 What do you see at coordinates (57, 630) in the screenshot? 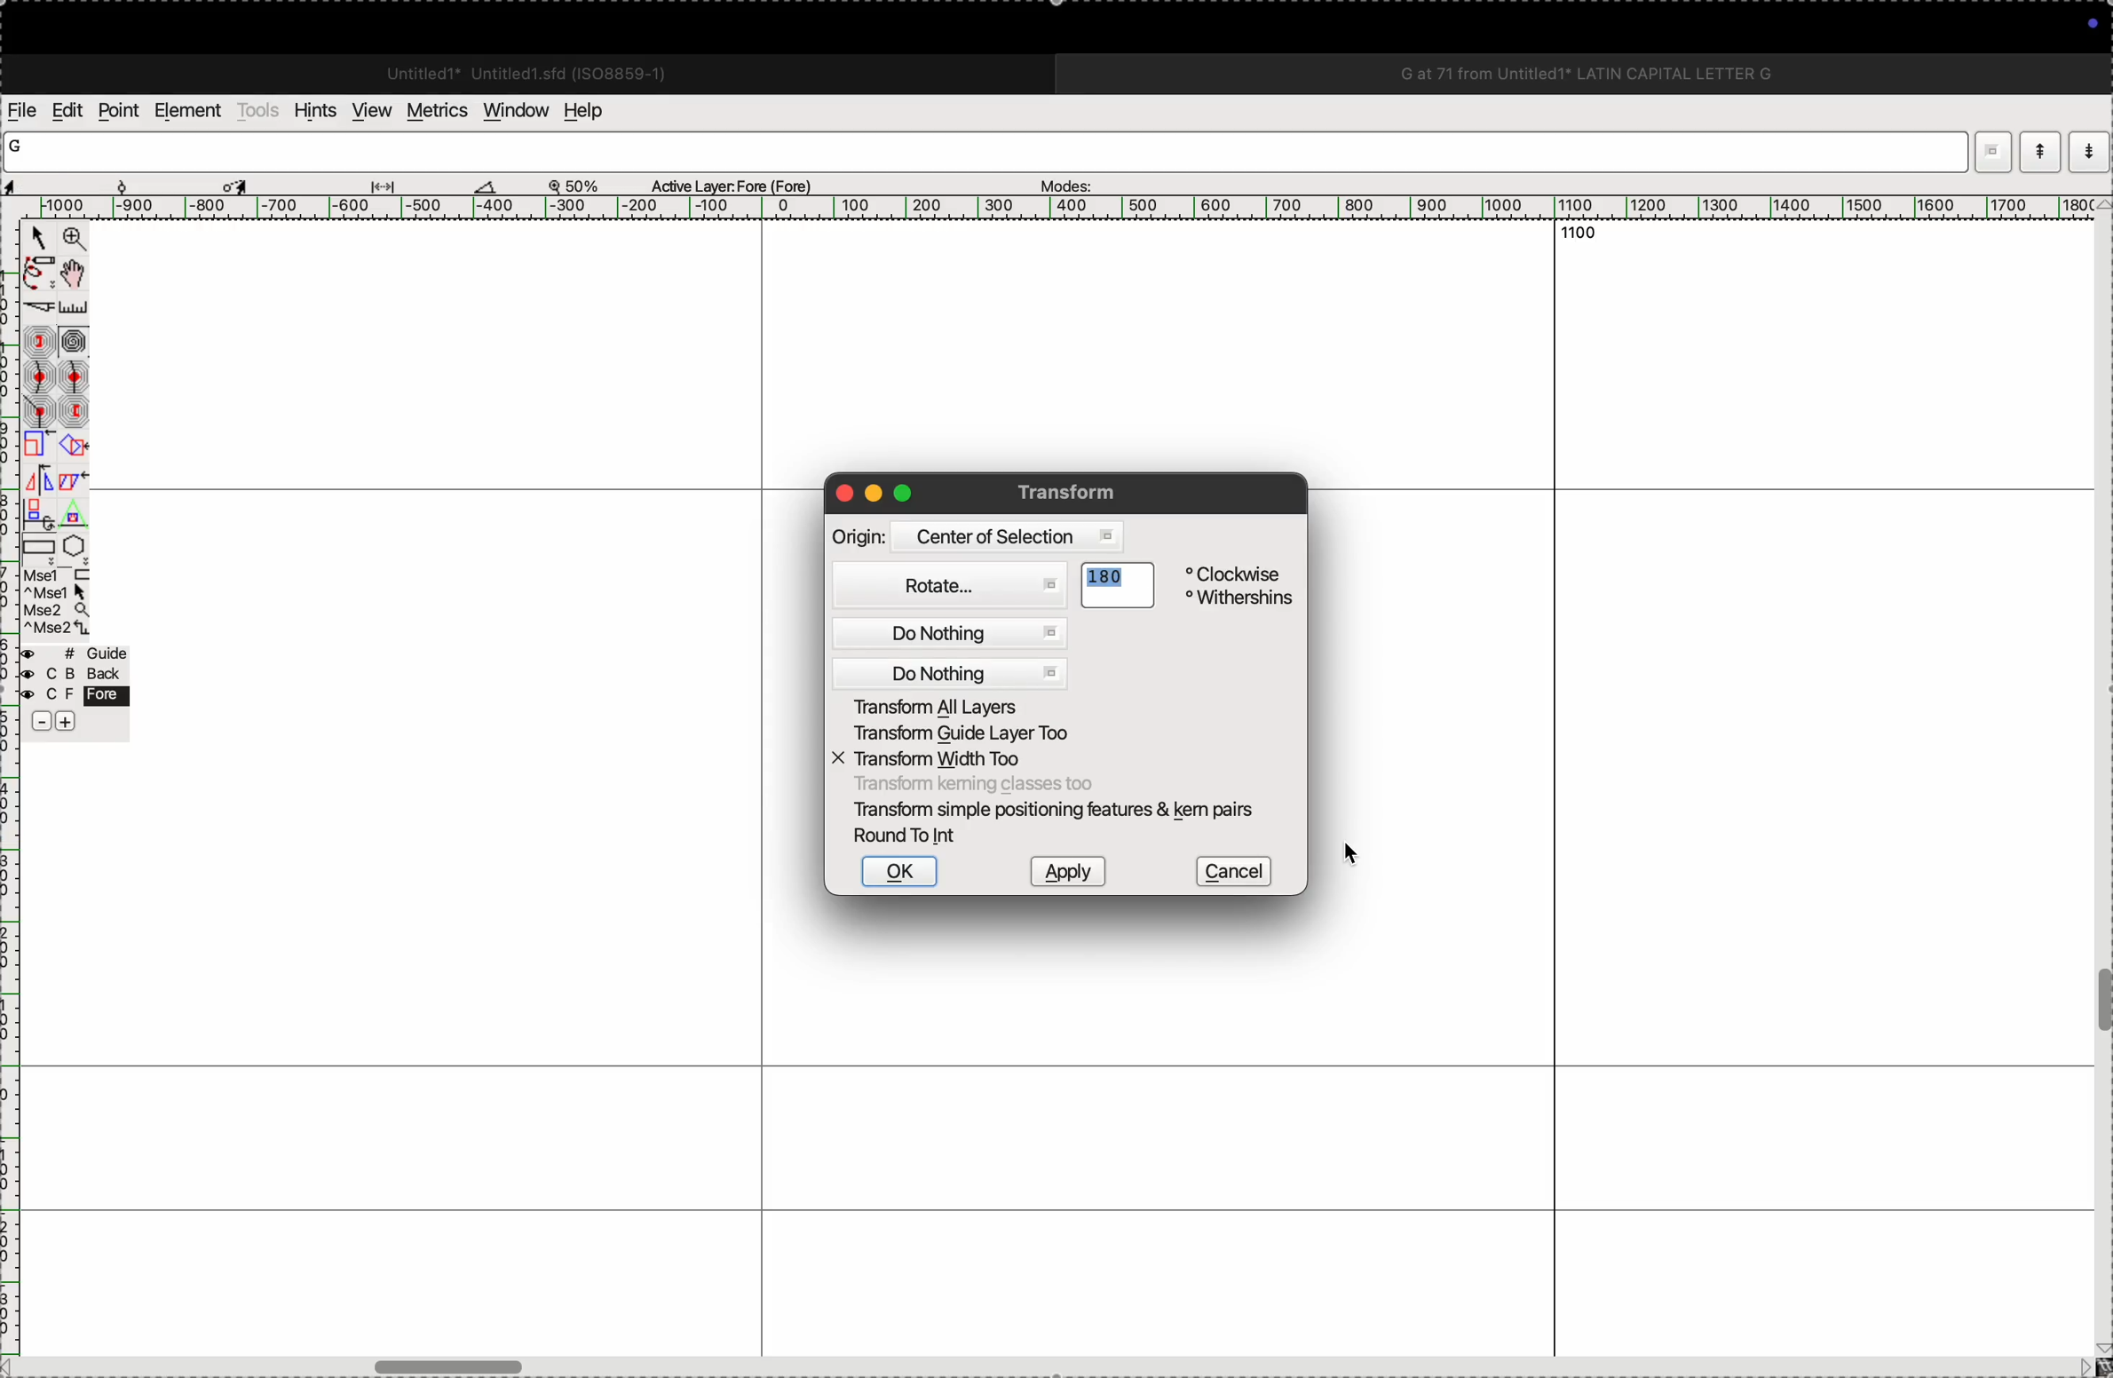
I see `mouse wheel button + Ctrl` at bounding box center [57, 630].